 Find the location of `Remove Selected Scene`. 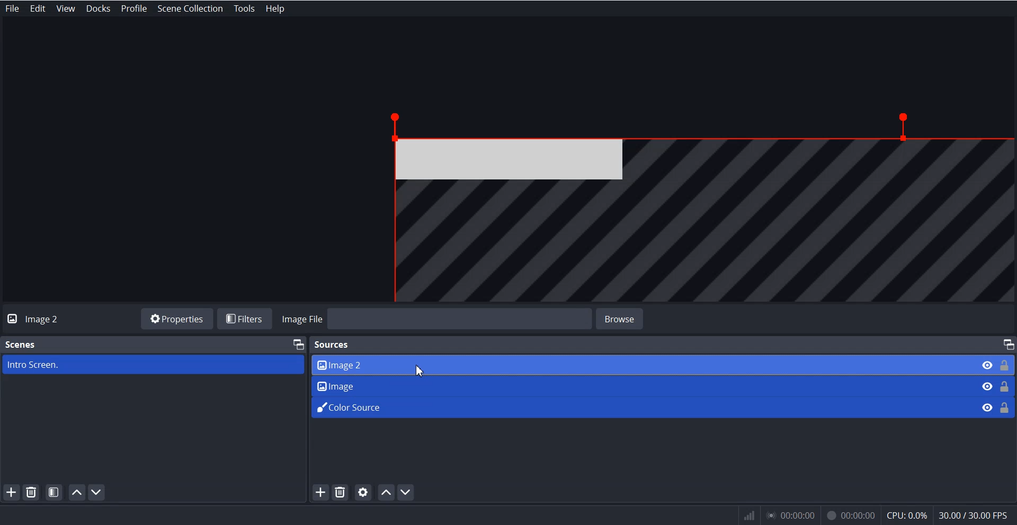

Remove Selected Scene is located at coordinates (32, 492).